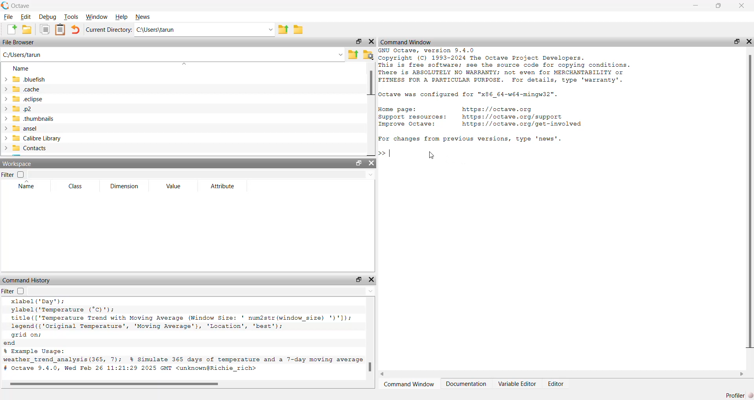 This screenshot has width=754, height=400. Describe the element at coordinates (698, 6) in the screenshot. I see `minimise` at that location.